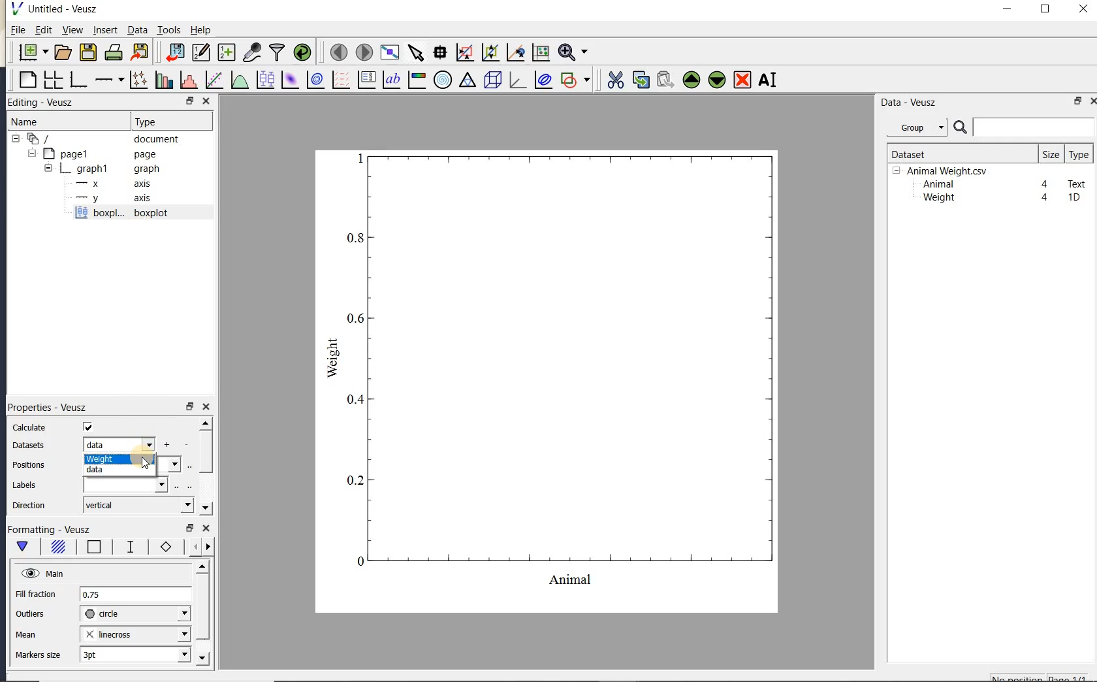  I want to click on histogram of a dataset, so click(188, 80).